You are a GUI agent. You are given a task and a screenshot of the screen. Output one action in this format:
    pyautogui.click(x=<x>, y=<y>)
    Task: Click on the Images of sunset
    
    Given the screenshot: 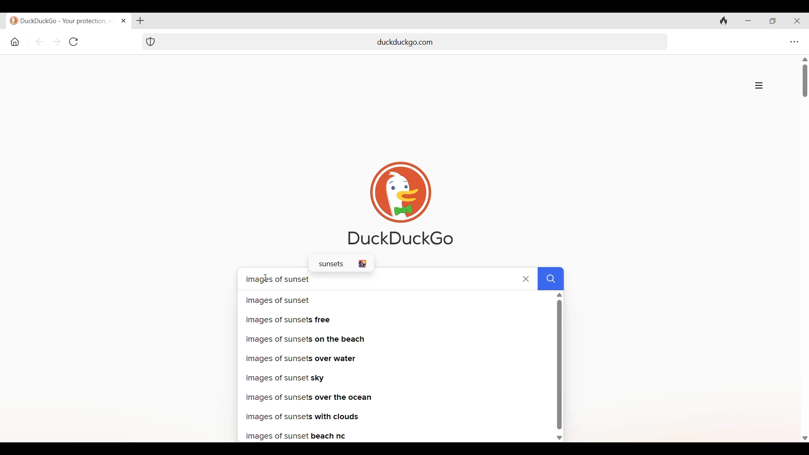 What is the action you would take?
    pyautogui.click(x=373, y=278)
    